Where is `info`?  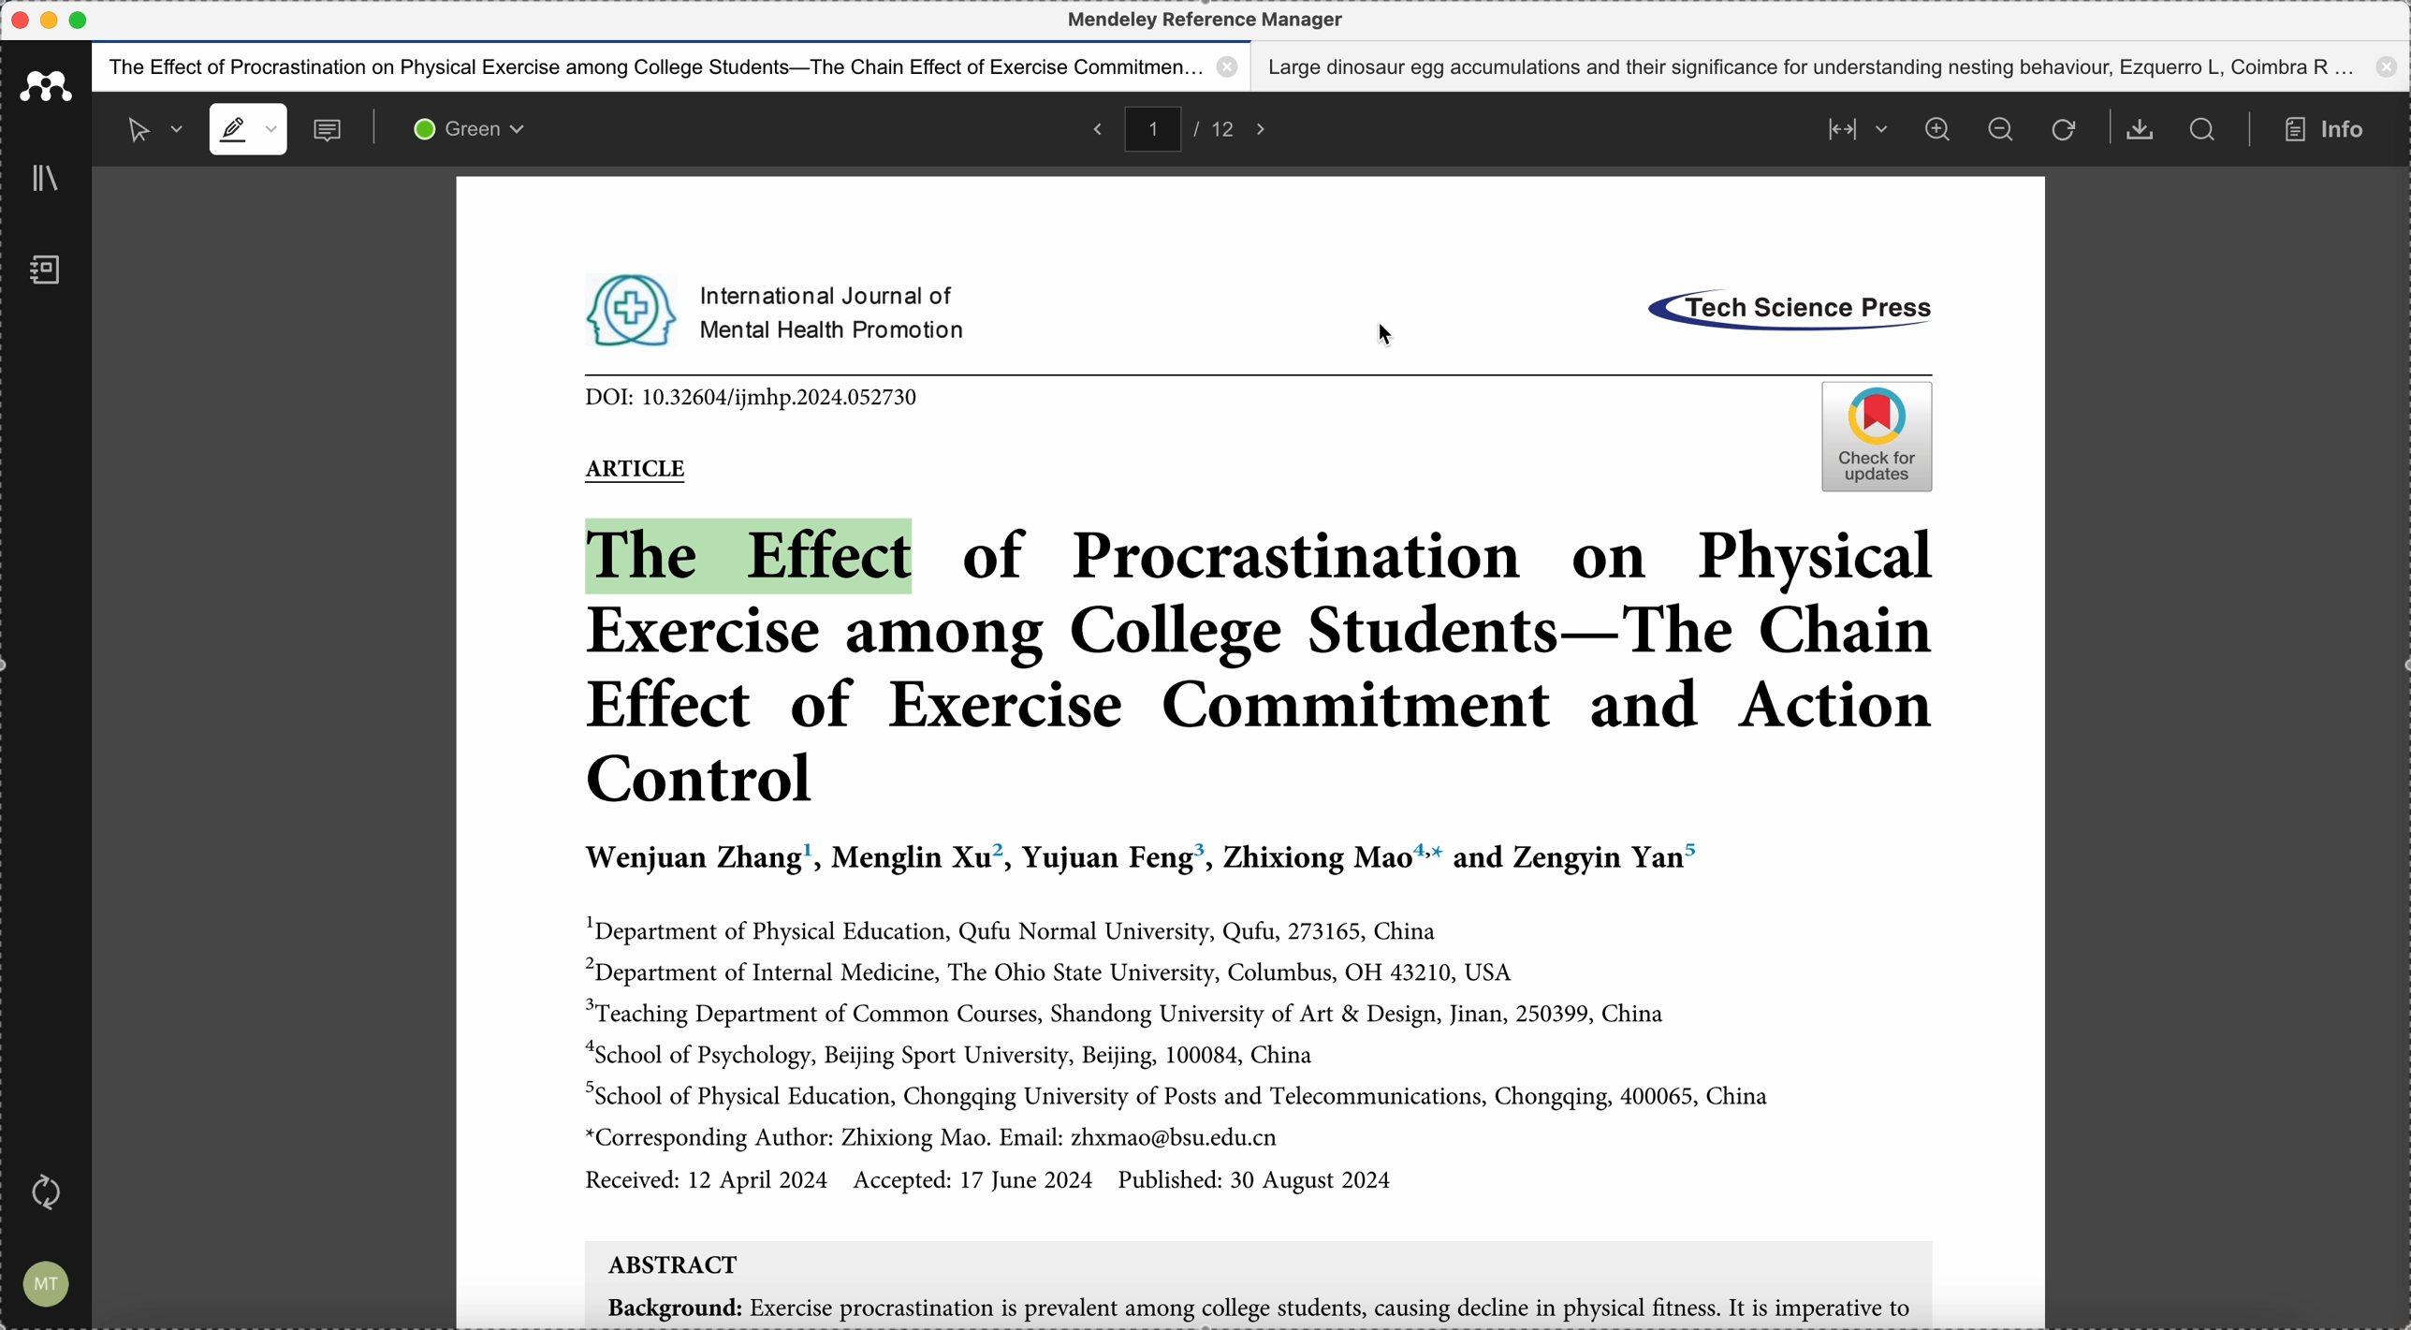 info is located at coordinates (2331, 130).